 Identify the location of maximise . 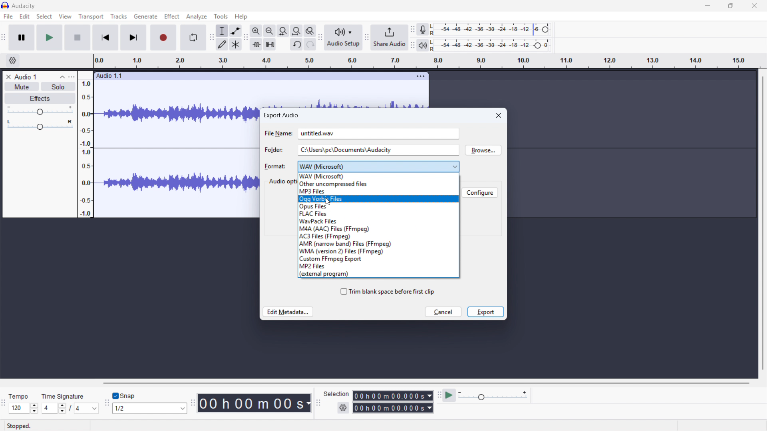
(731, 6).